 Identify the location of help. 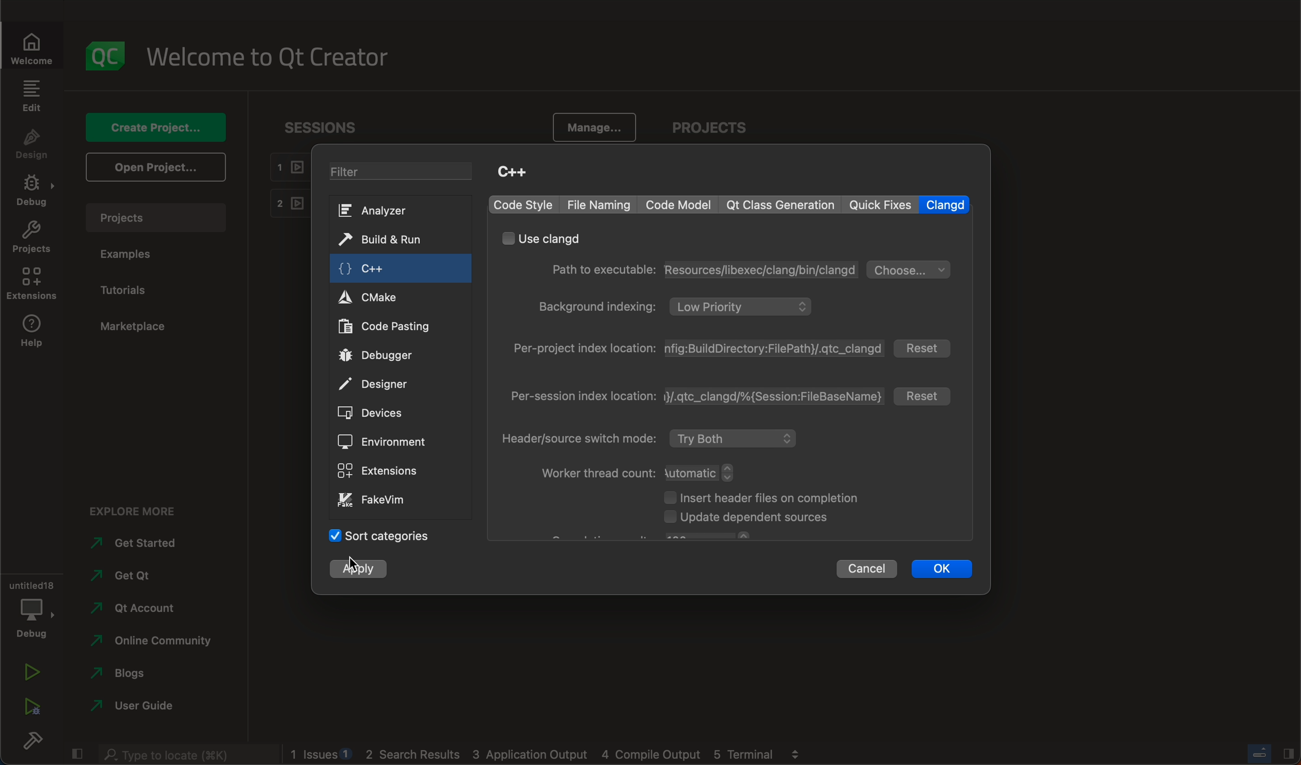
(382, 384).